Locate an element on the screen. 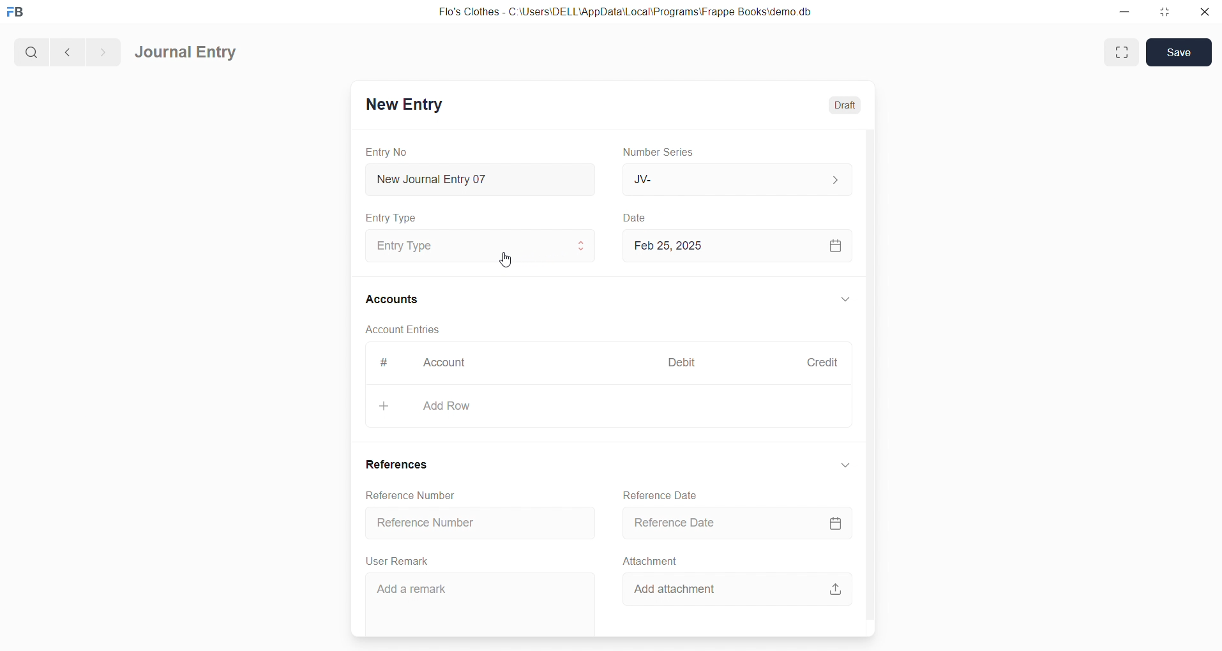  Entry No is located at coordinates (387, 151).